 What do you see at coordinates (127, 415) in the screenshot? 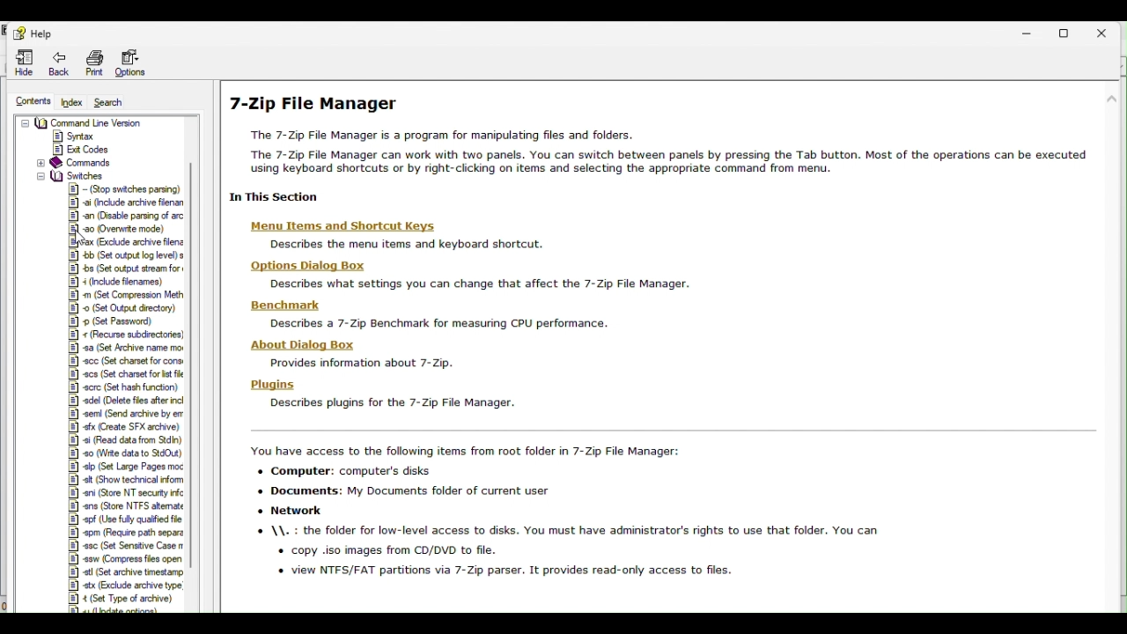
I see `5] semi (Send archive by er` at bounding box center [127, 415].